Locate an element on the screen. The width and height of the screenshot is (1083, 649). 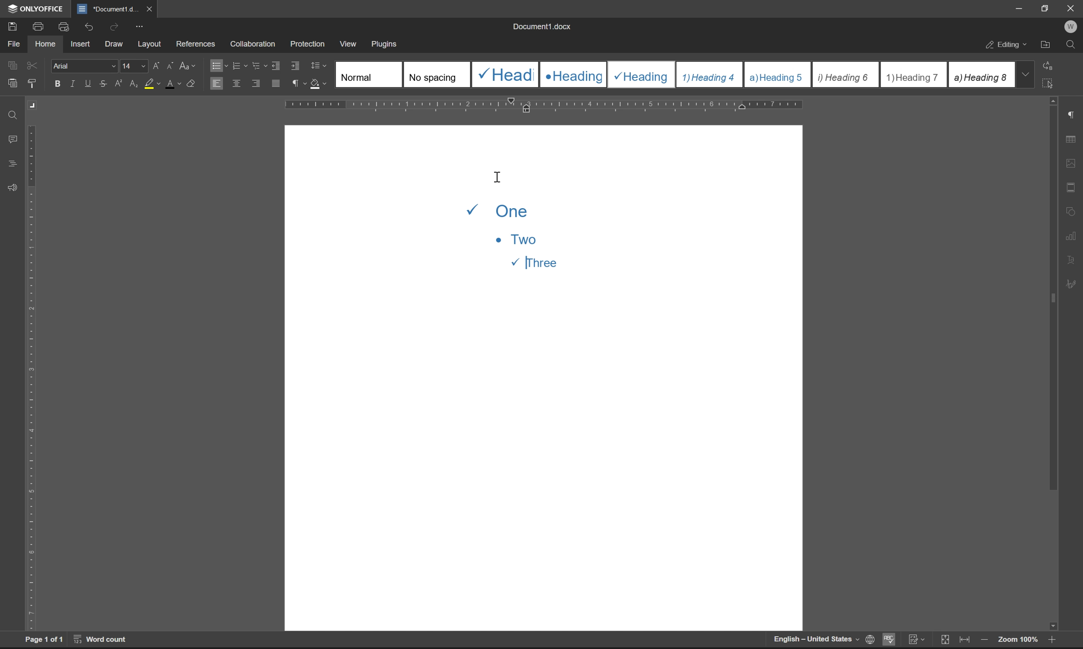
chart settings is located at coordinates (1072, 234).